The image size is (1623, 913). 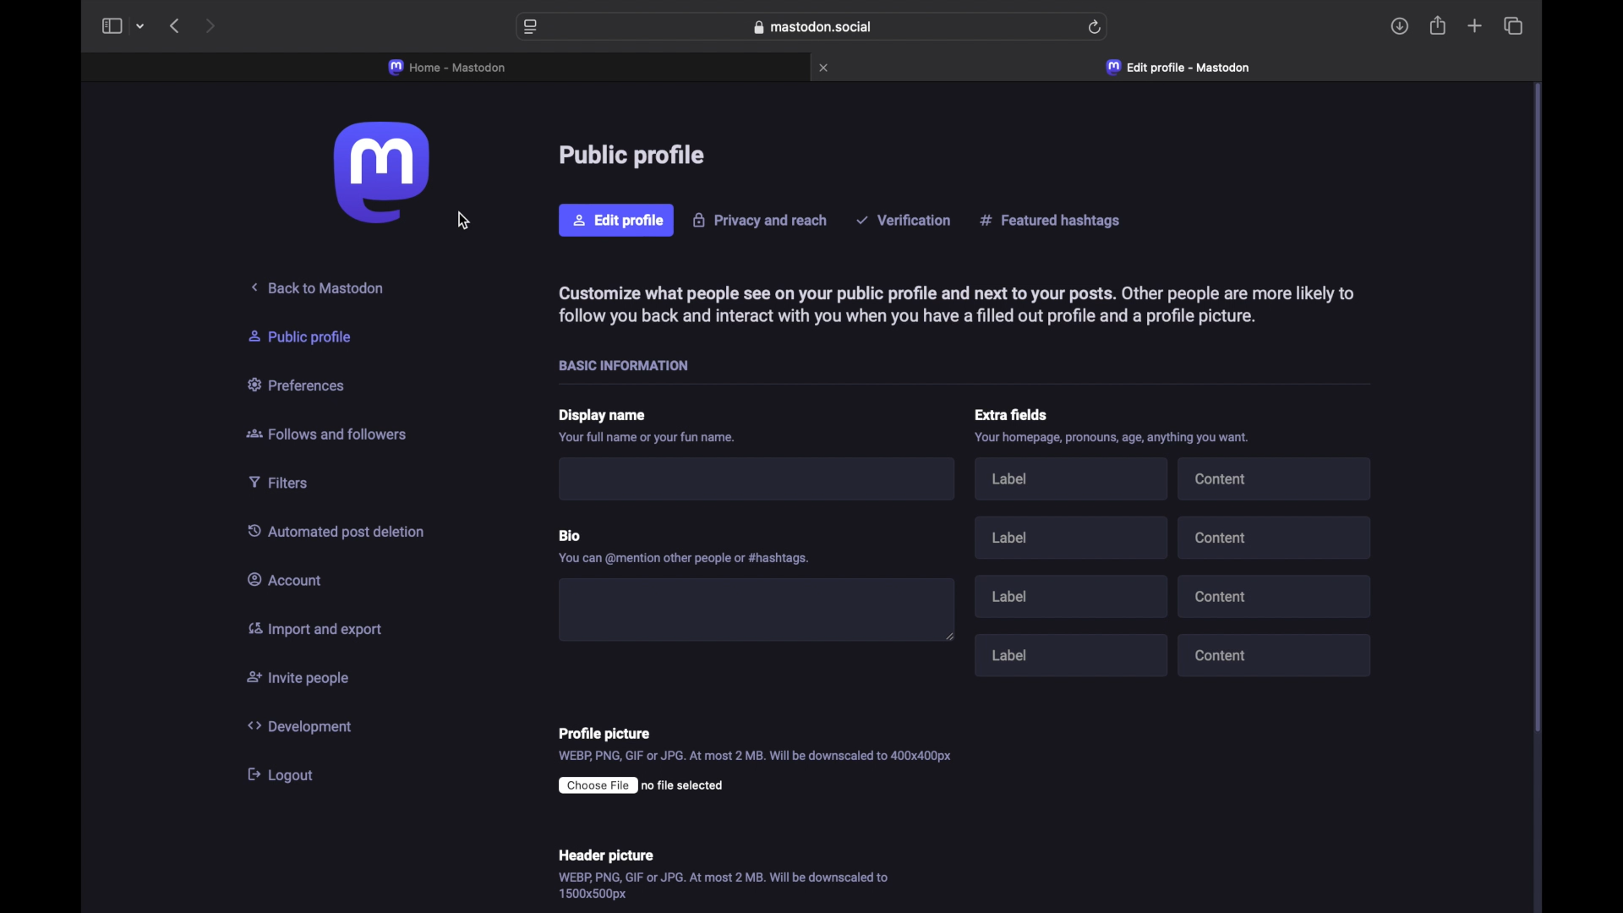 What do you see at coordinates (529, 28) in the screenshot?
I see `website preferences` at bounding box center [529, 28].